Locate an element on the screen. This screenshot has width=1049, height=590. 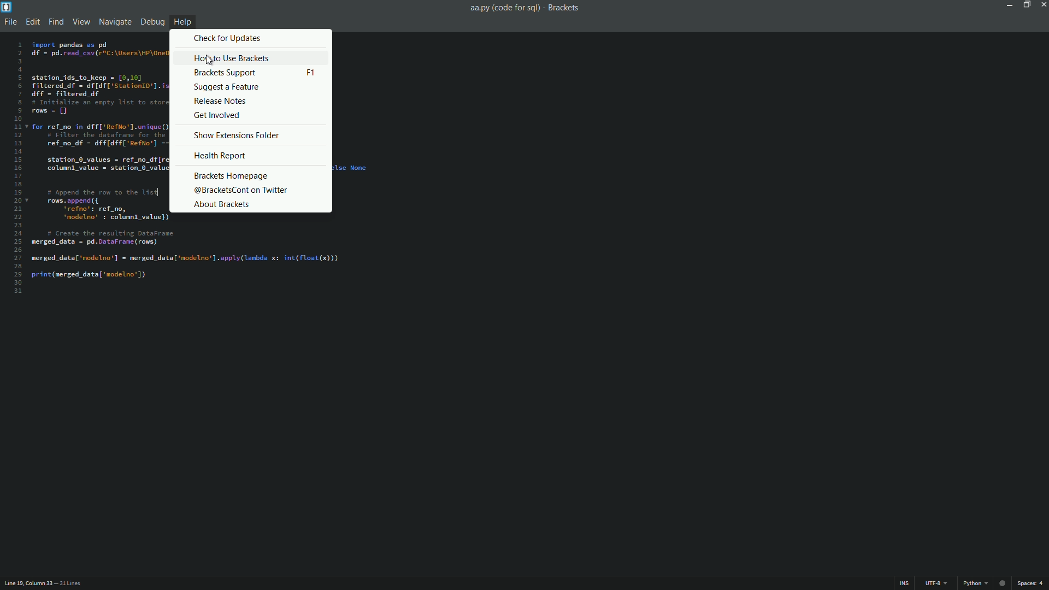
debug menu is located at coordinates (150, 22).